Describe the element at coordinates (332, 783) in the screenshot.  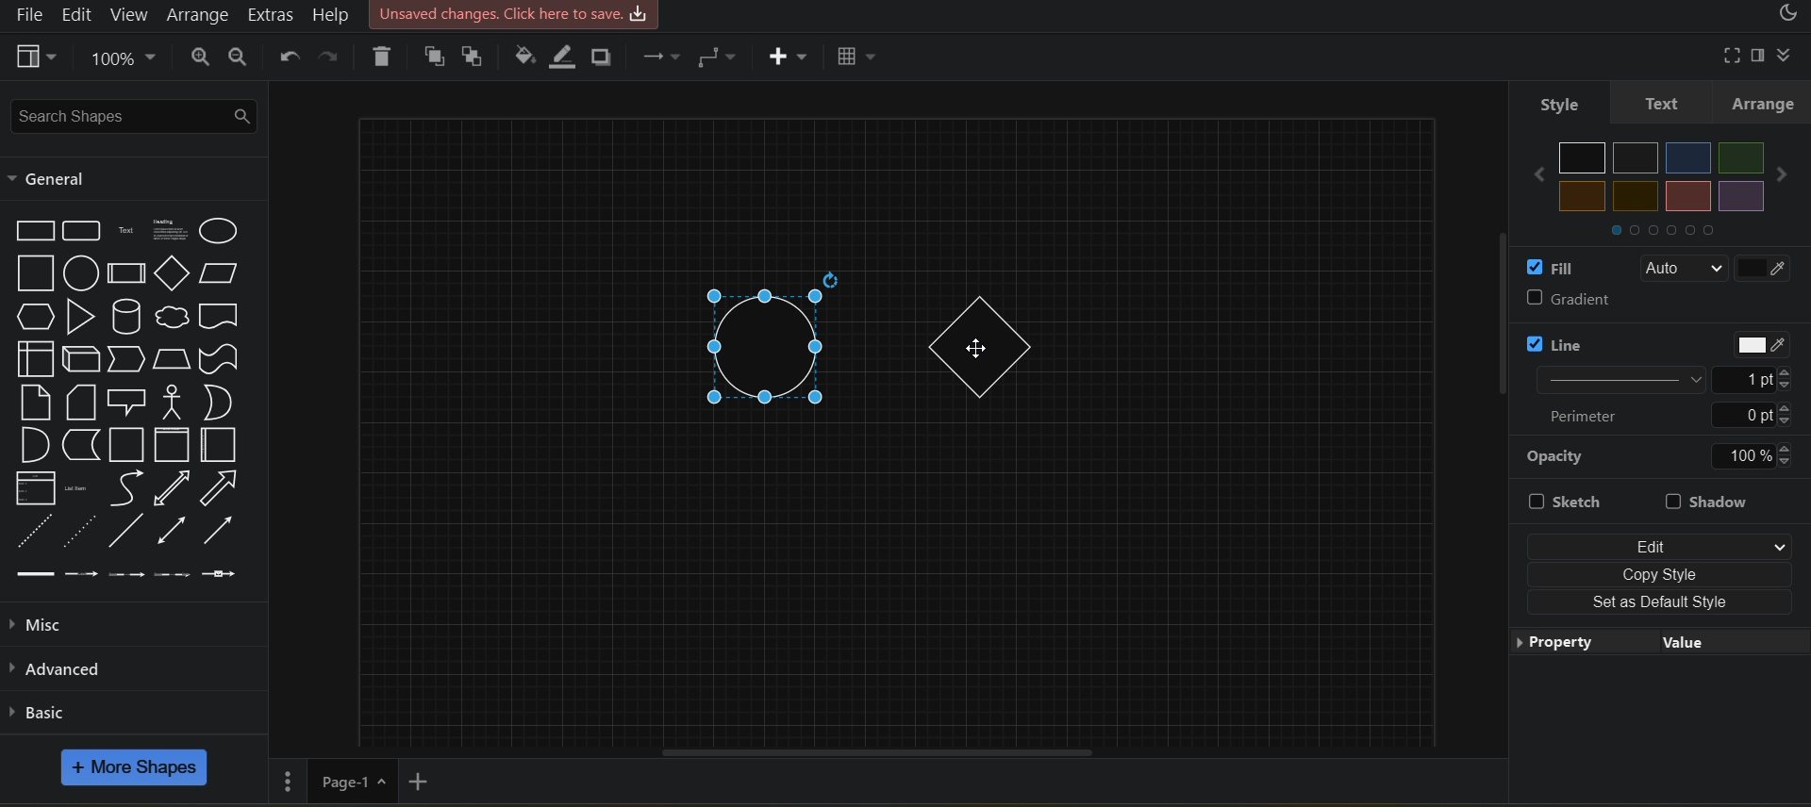
I see `page 1 ` at that location.